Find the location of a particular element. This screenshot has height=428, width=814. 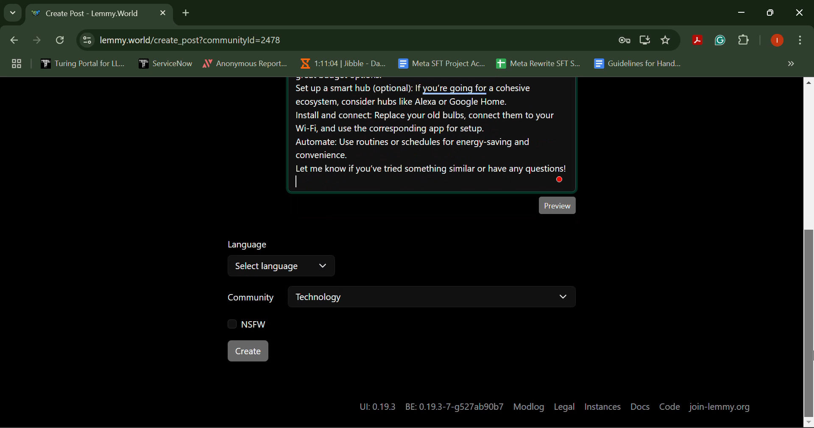

Browser Extension is located at coordinates (722, 41).